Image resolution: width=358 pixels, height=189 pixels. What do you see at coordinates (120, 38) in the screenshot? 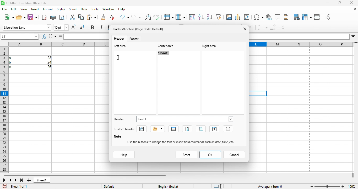
I see `header` at bounding box center [120, 38].